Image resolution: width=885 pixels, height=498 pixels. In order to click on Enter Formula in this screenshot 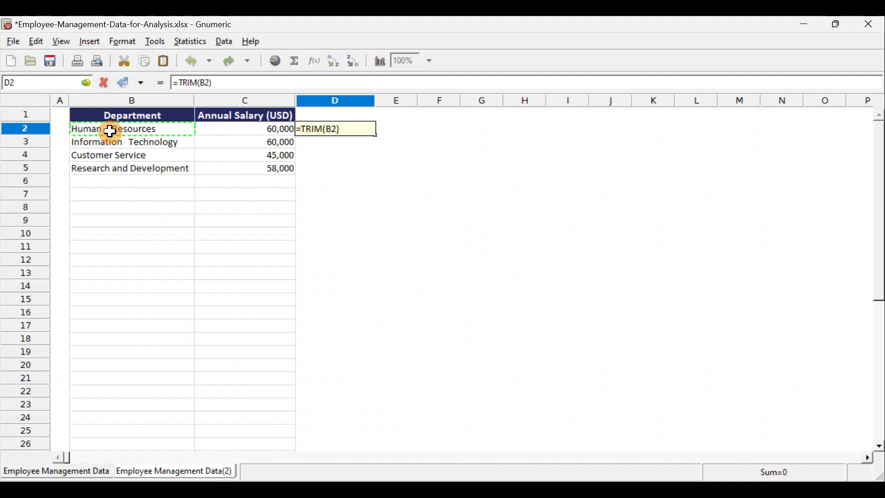, I will do `click(160, 84)`.